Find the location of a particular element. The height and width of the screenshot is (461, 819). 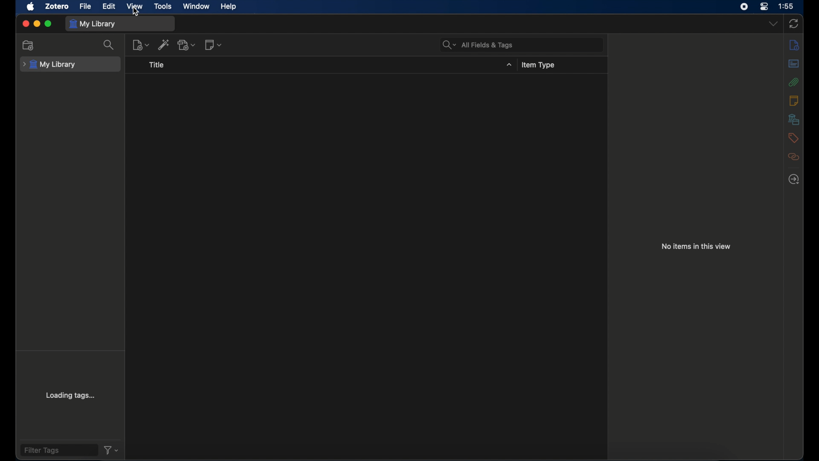

help is located at coordinates (229, 7).